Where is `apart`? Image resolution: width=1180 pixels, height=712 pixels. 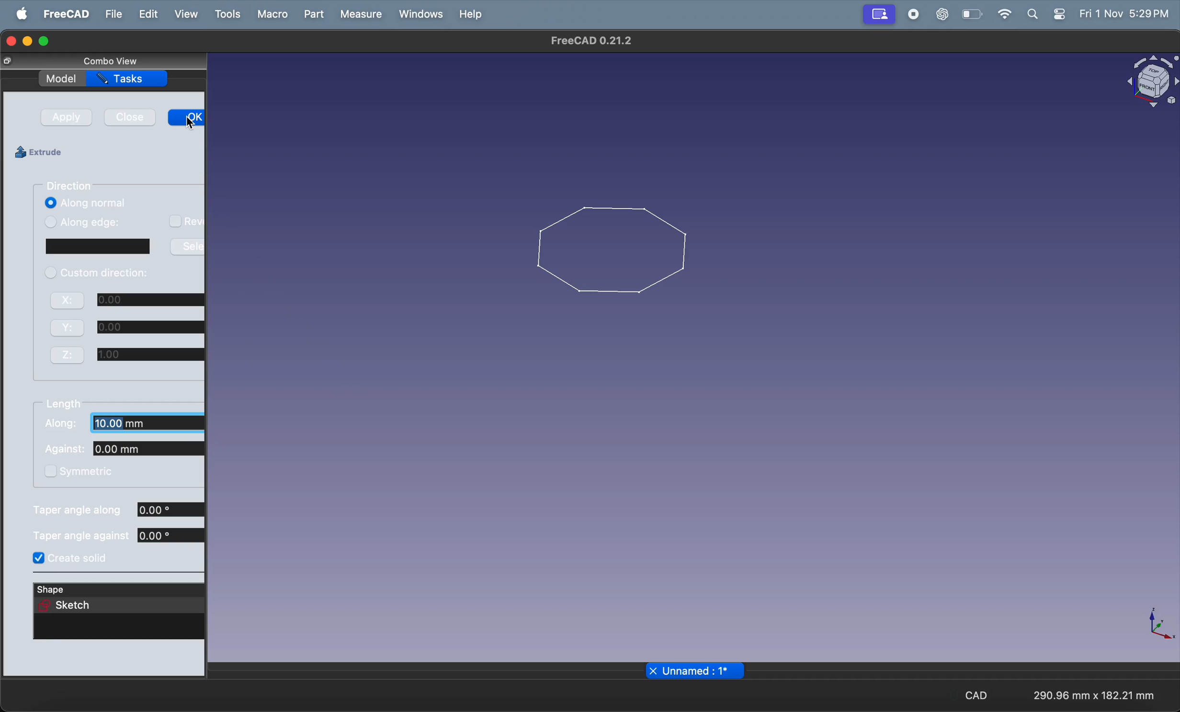
apart is located at coordinates (124, 451).